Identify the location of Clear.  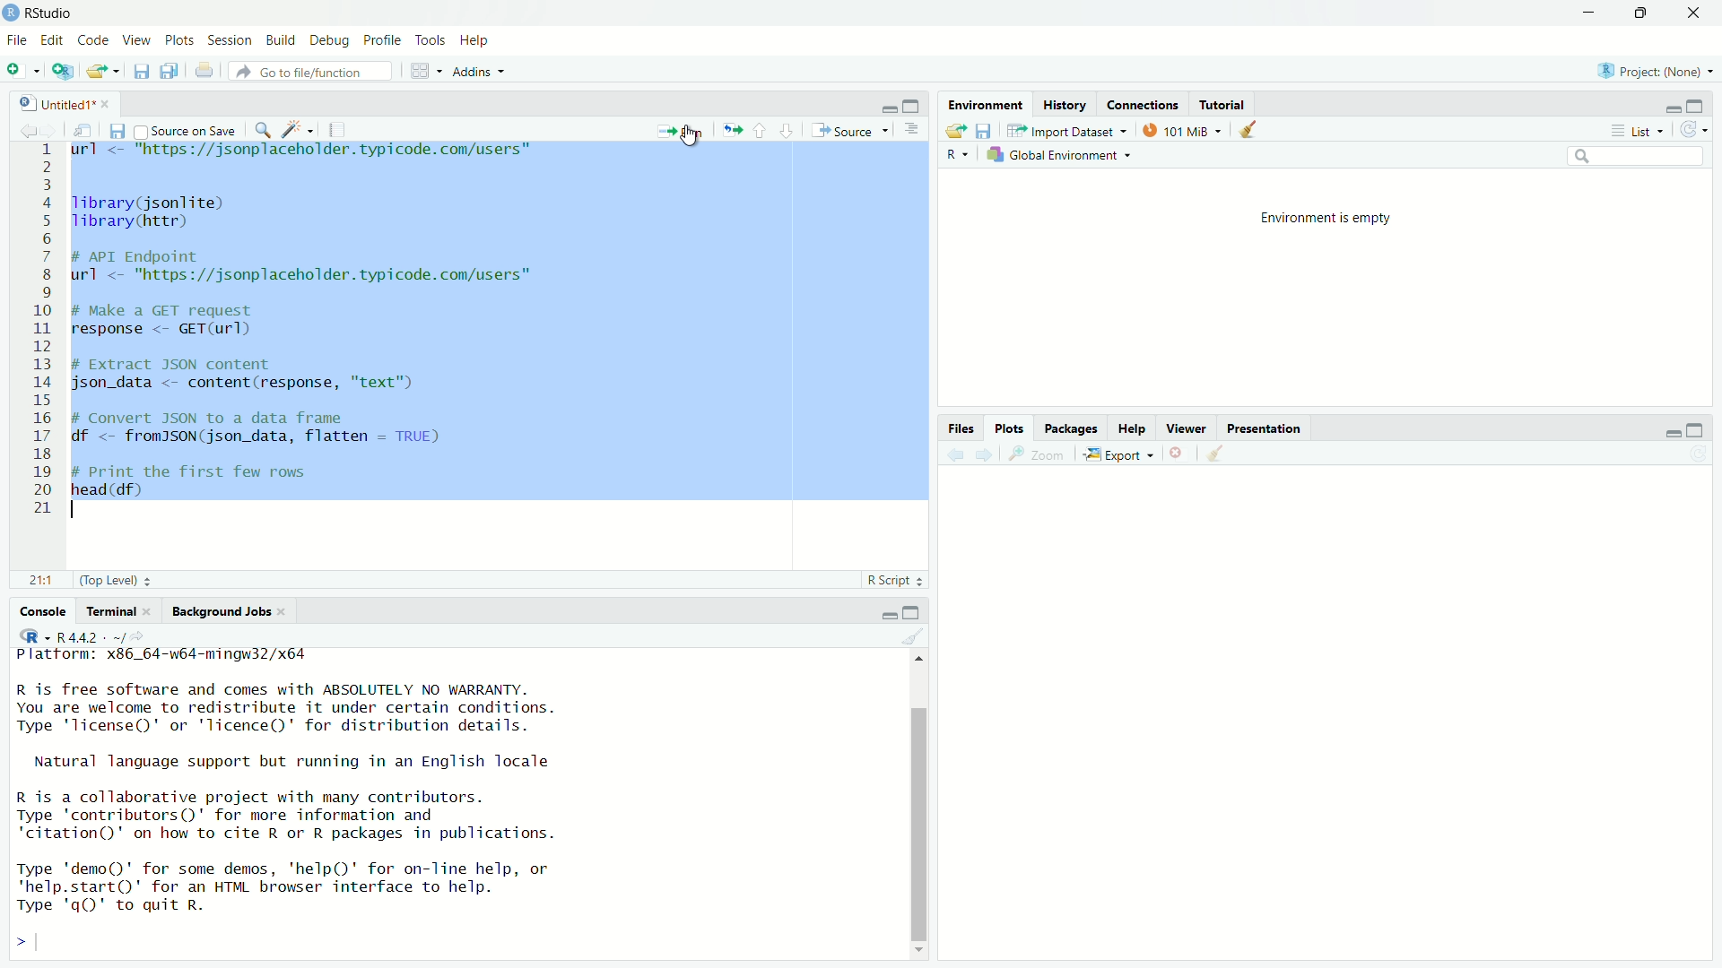
(912, 638).